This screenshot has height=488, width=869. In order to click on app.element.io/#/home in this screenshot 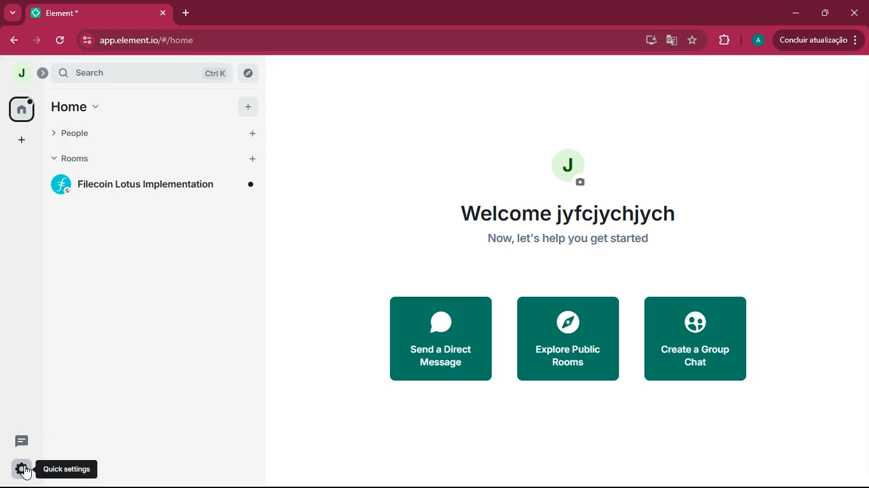, I will do `click(218, 39)`.